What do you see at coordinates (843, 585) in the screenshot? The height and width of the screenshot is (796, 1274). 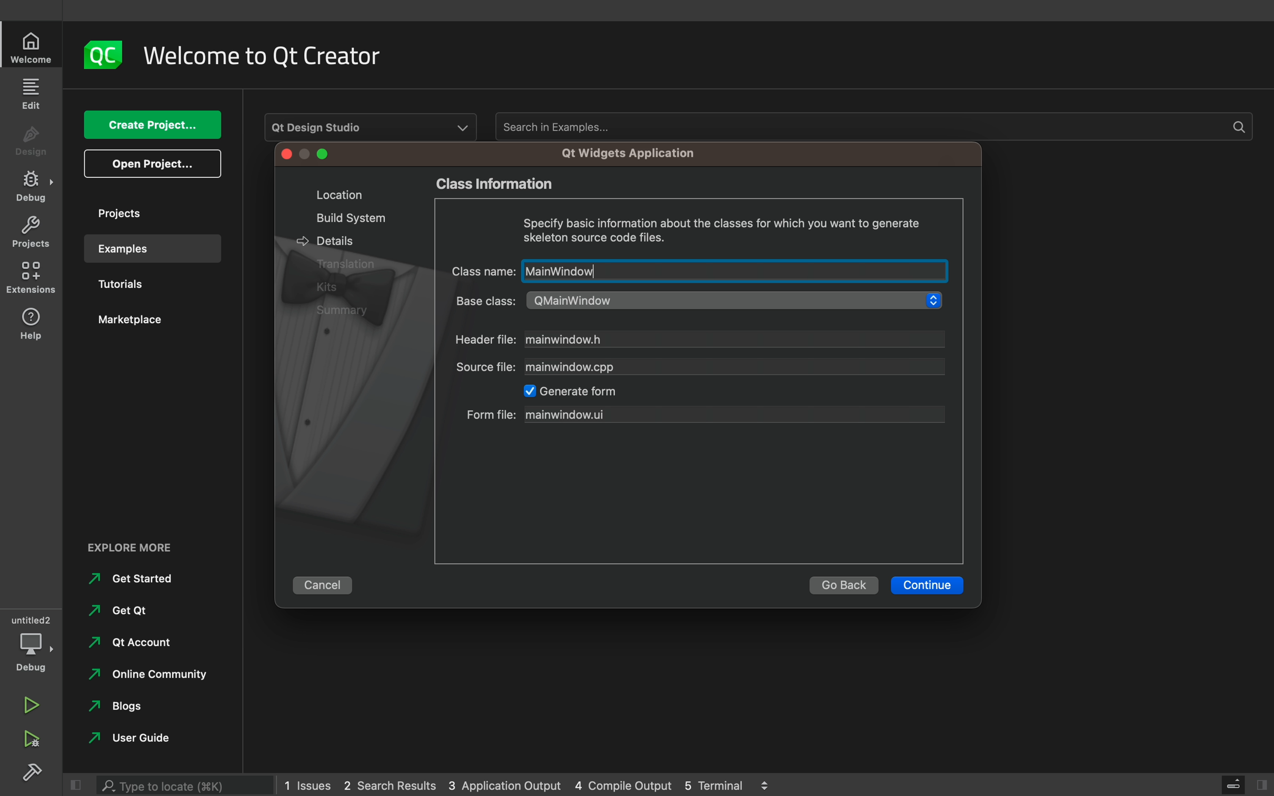 I see `go back` at bounding box center [843, 585].